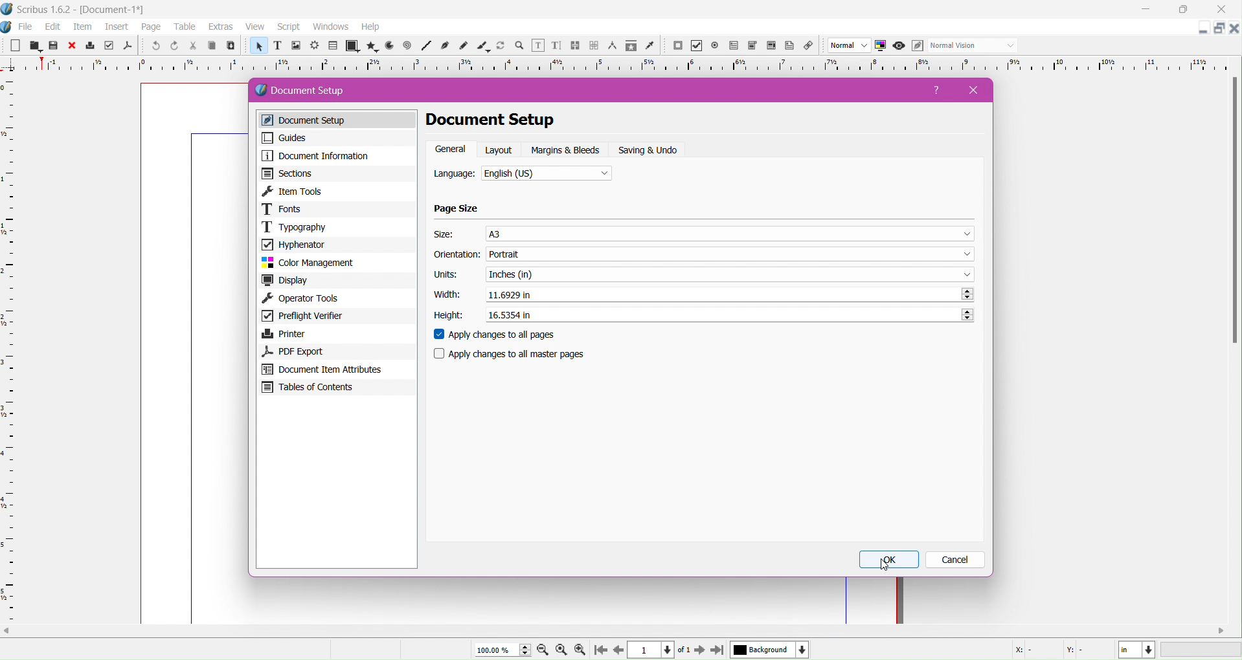  I want to click on file menu, so click(26, 27).